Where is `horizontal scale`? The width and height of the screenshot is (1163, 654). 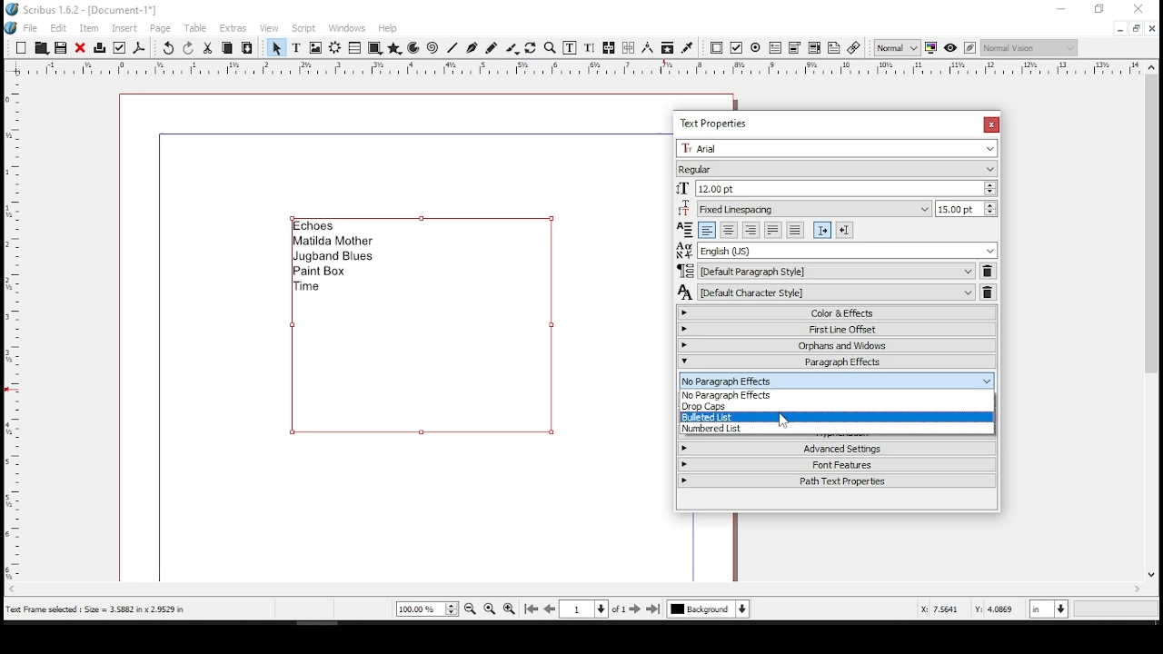
horizontal scale is located at coordinates (591, 66).